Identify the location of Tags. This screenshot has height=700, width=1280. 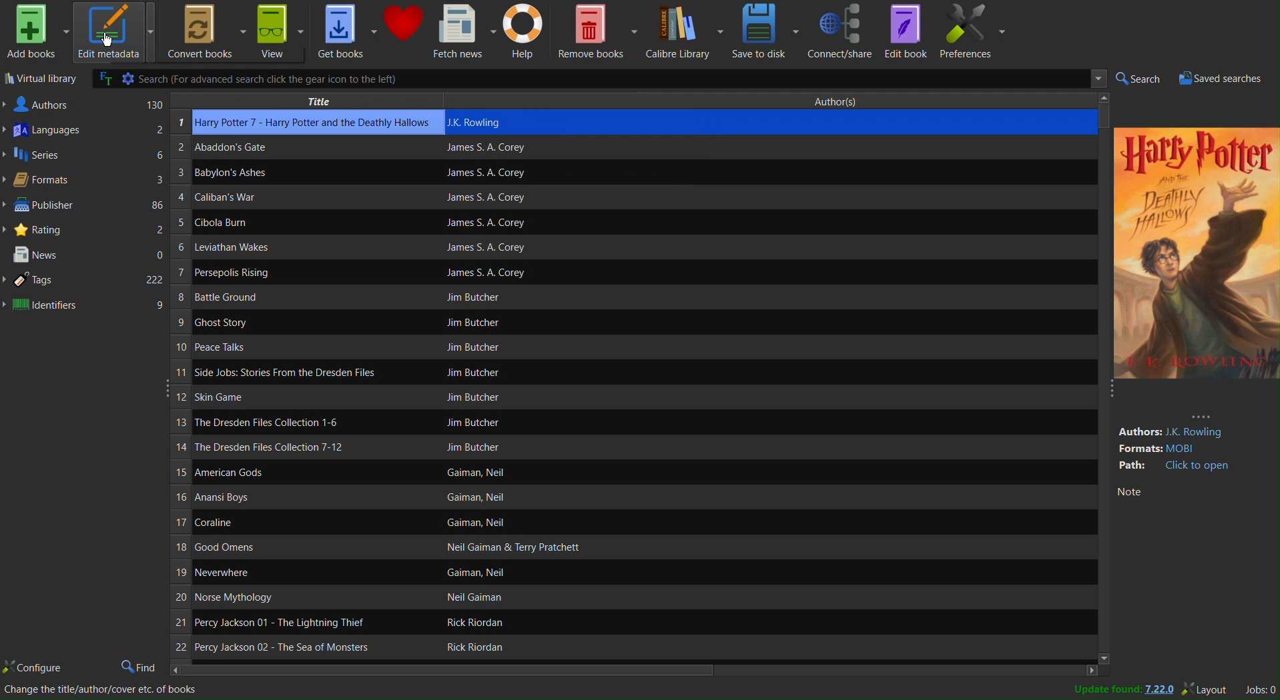
(85, 280).